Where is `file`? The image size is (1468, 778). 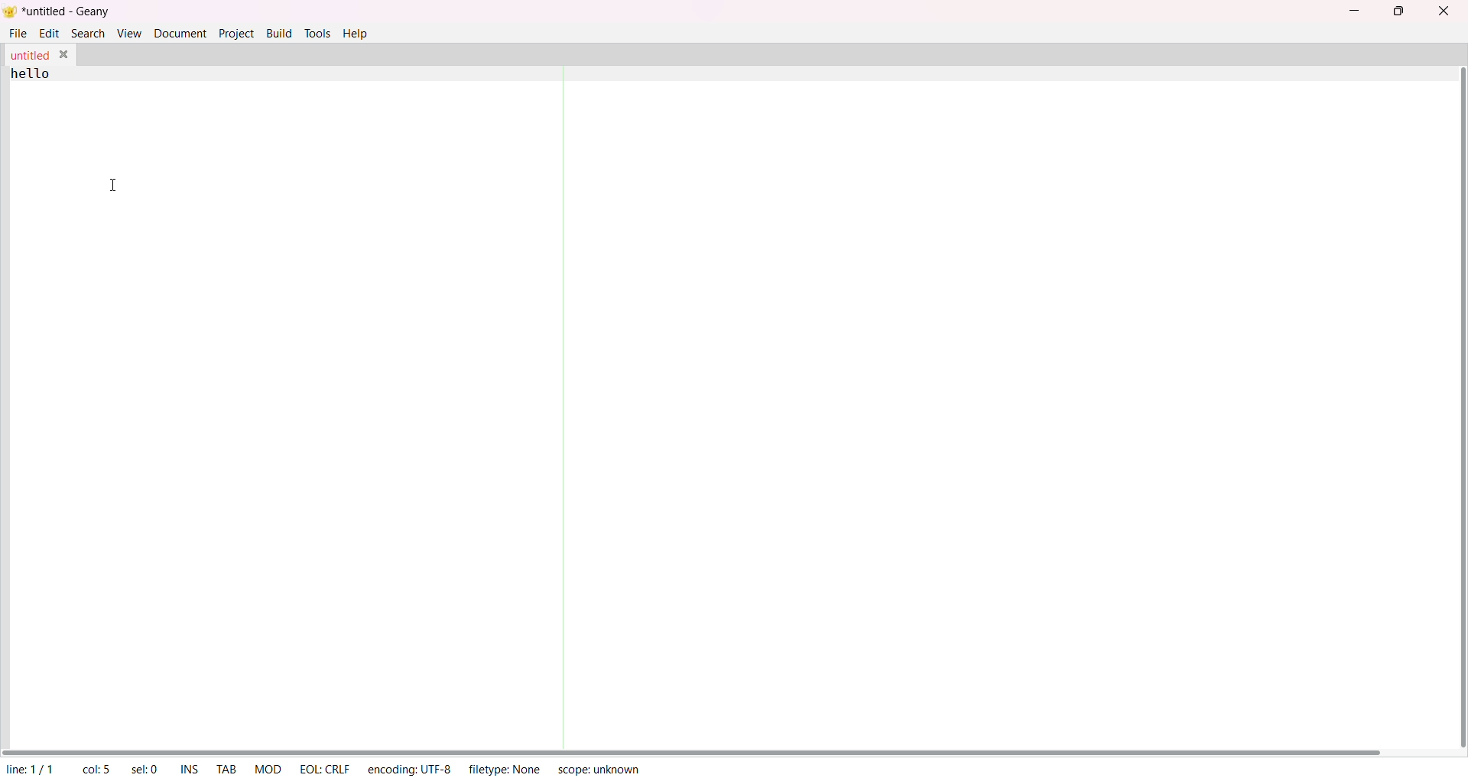
file is located at coordinates (18, 32).